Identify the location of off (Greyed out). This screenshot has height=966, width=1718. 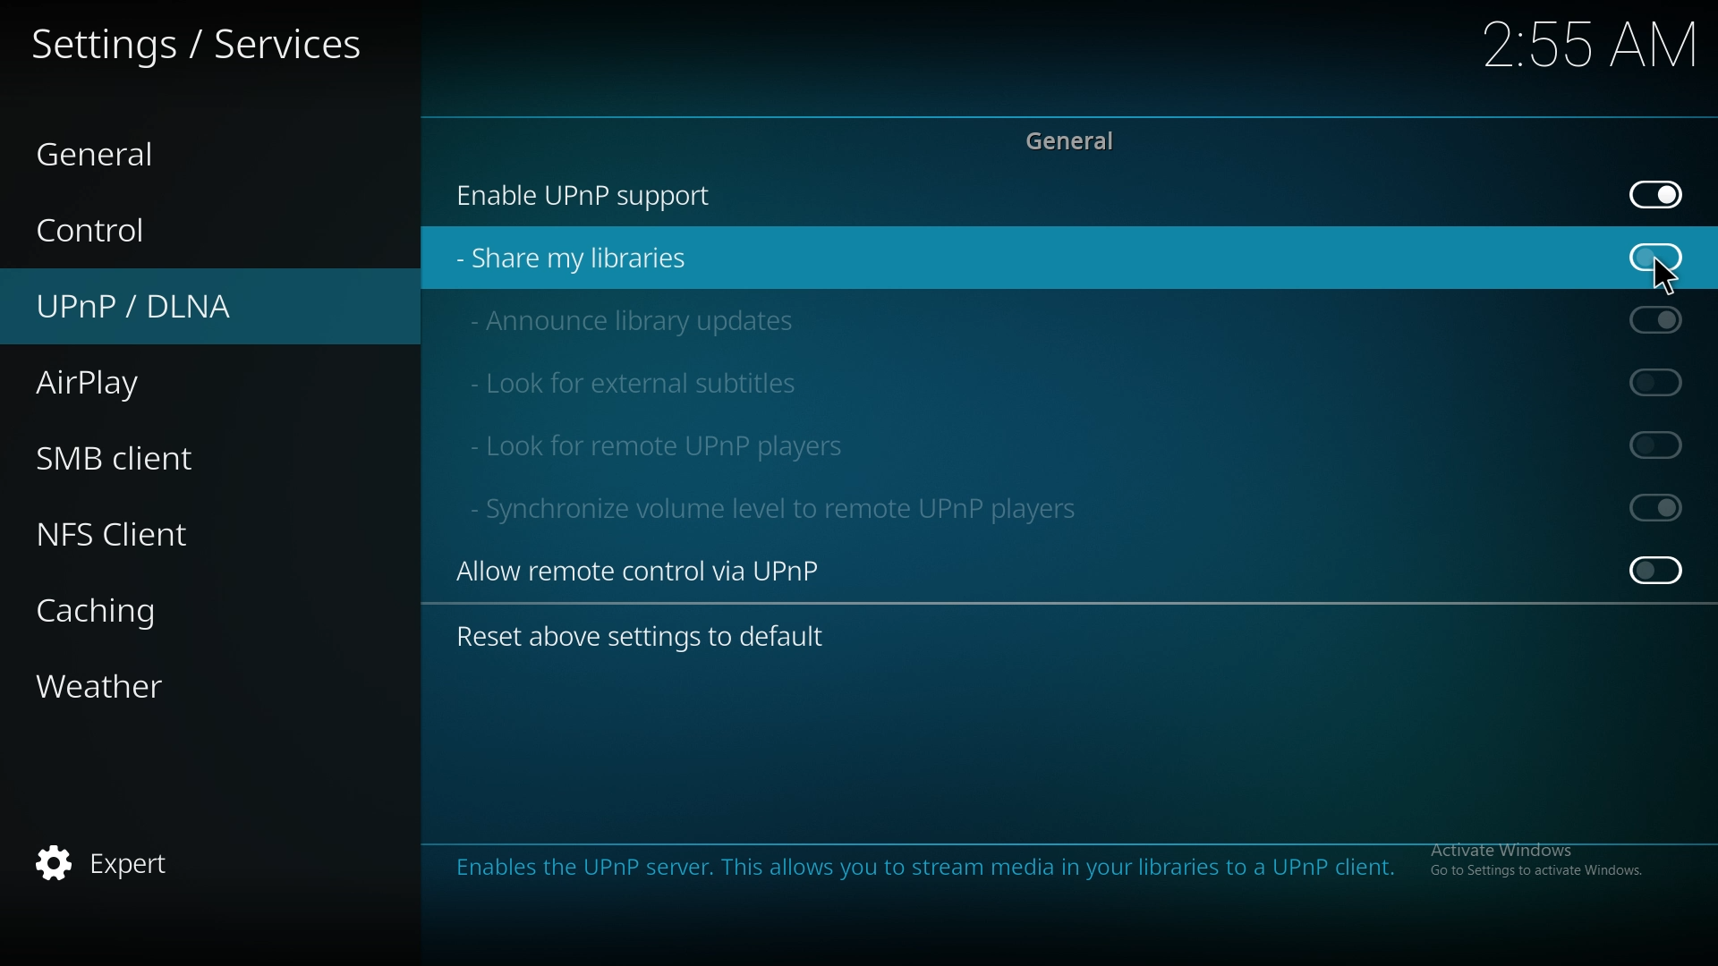
(1657, 382).